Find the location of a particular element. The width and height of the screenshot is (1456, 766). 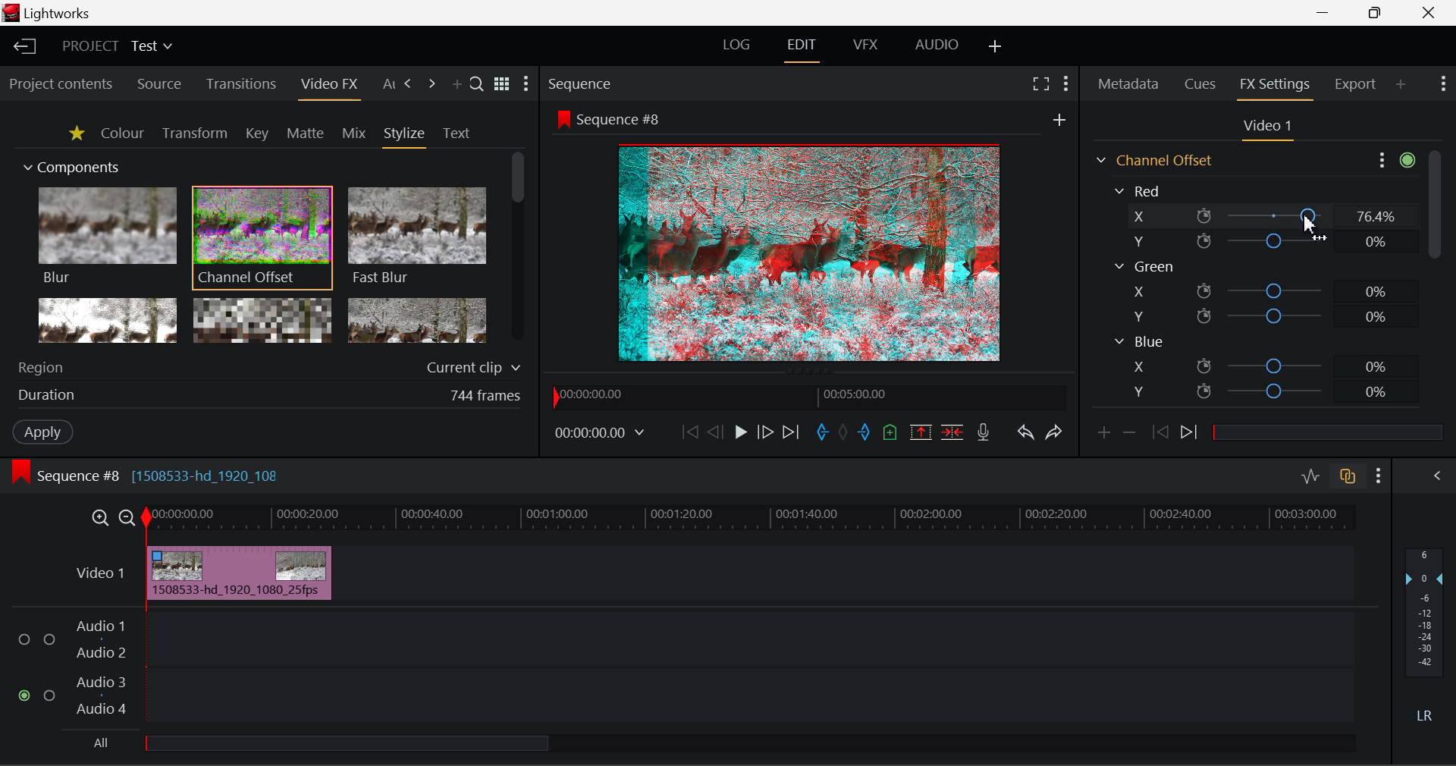

Fast Blur is located at coordinates (418, 237).